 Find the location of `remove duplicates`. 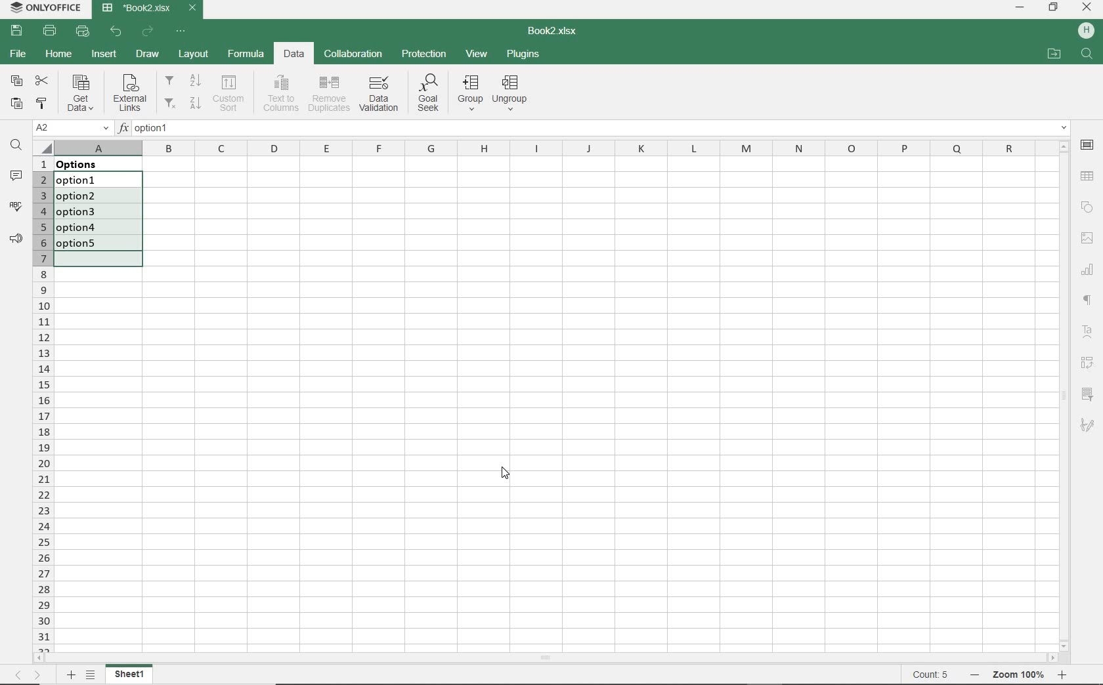

remove duplicates is located at coordinates (329, 94).